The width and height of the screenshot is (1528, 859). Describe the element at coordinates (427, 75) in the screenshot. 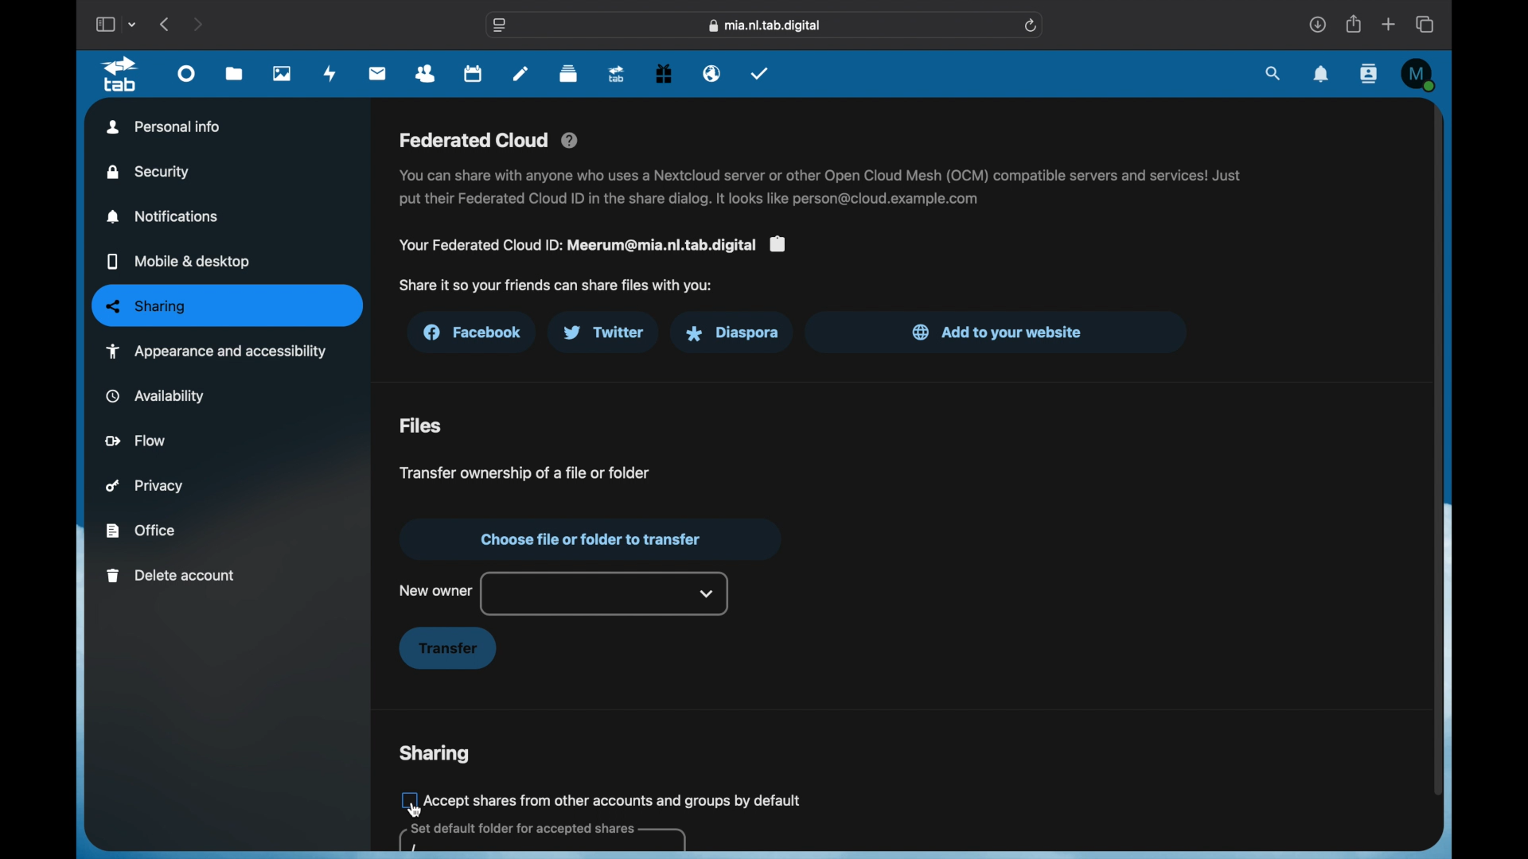

I see `contacts` at that location.